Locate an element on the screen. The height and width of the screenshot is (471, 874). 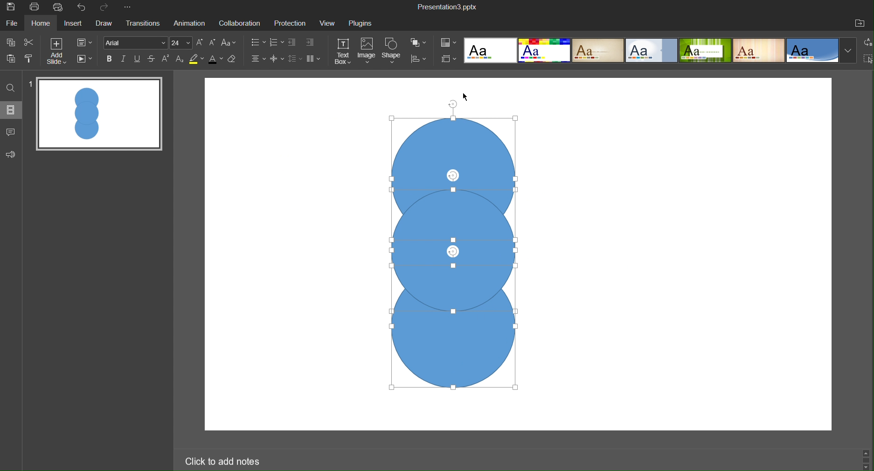
Slide Settings is located at coordinates (88, 43).